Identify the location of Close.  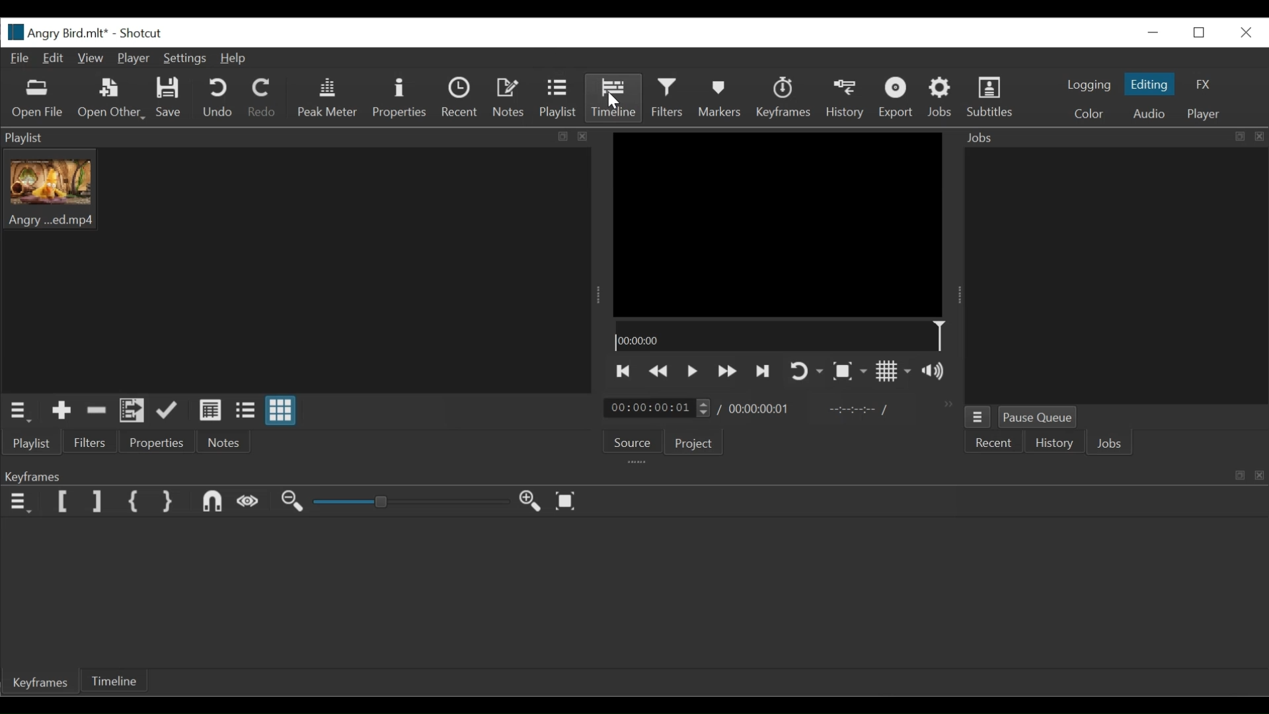
(1245, 33).